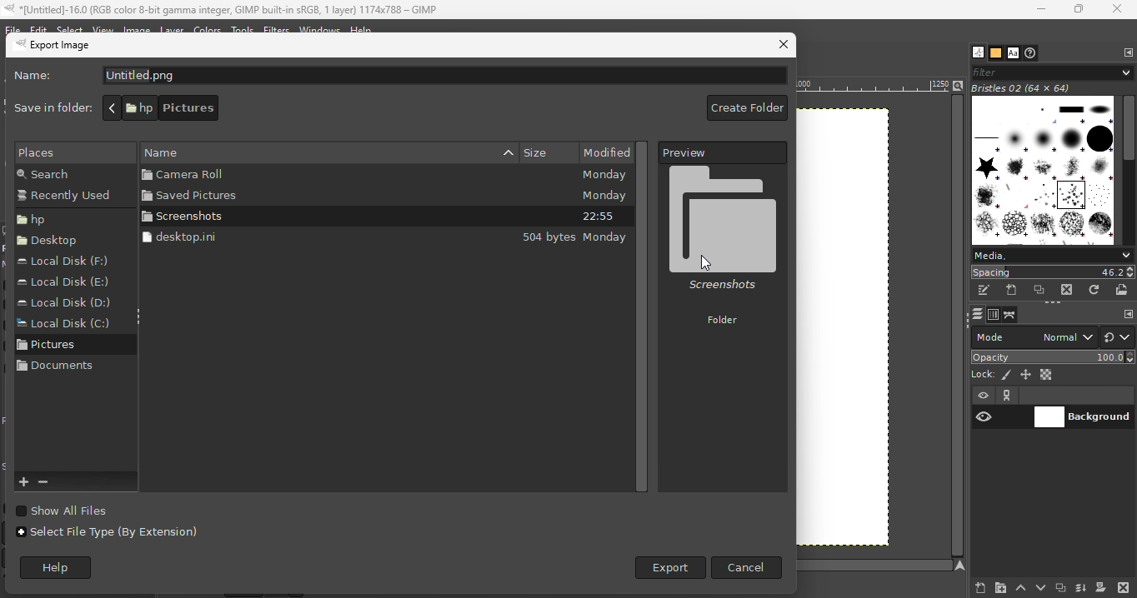 The image size is (1137, 598). I want to click on Local dsk (C:), so click(63, 325).